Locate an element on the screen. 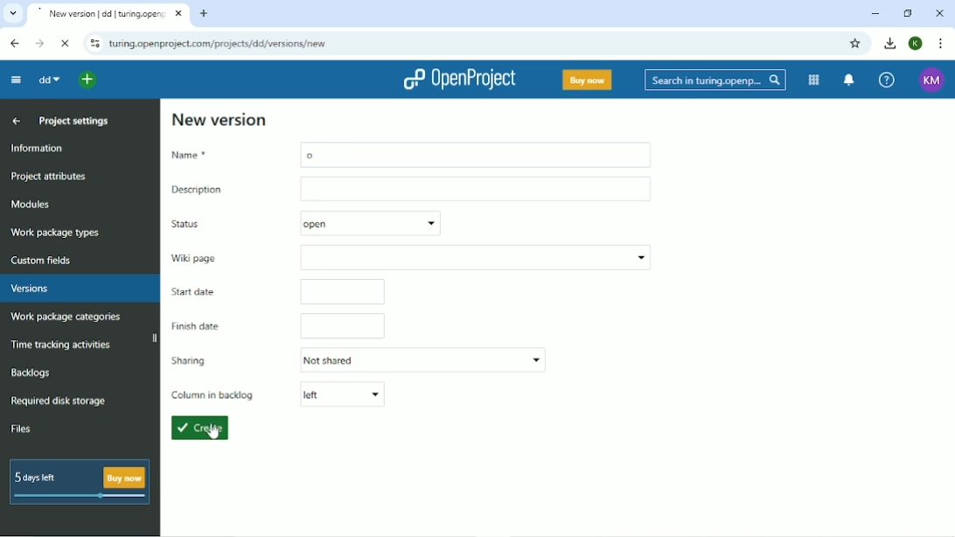  View site information is located at coordinates (94, 43).